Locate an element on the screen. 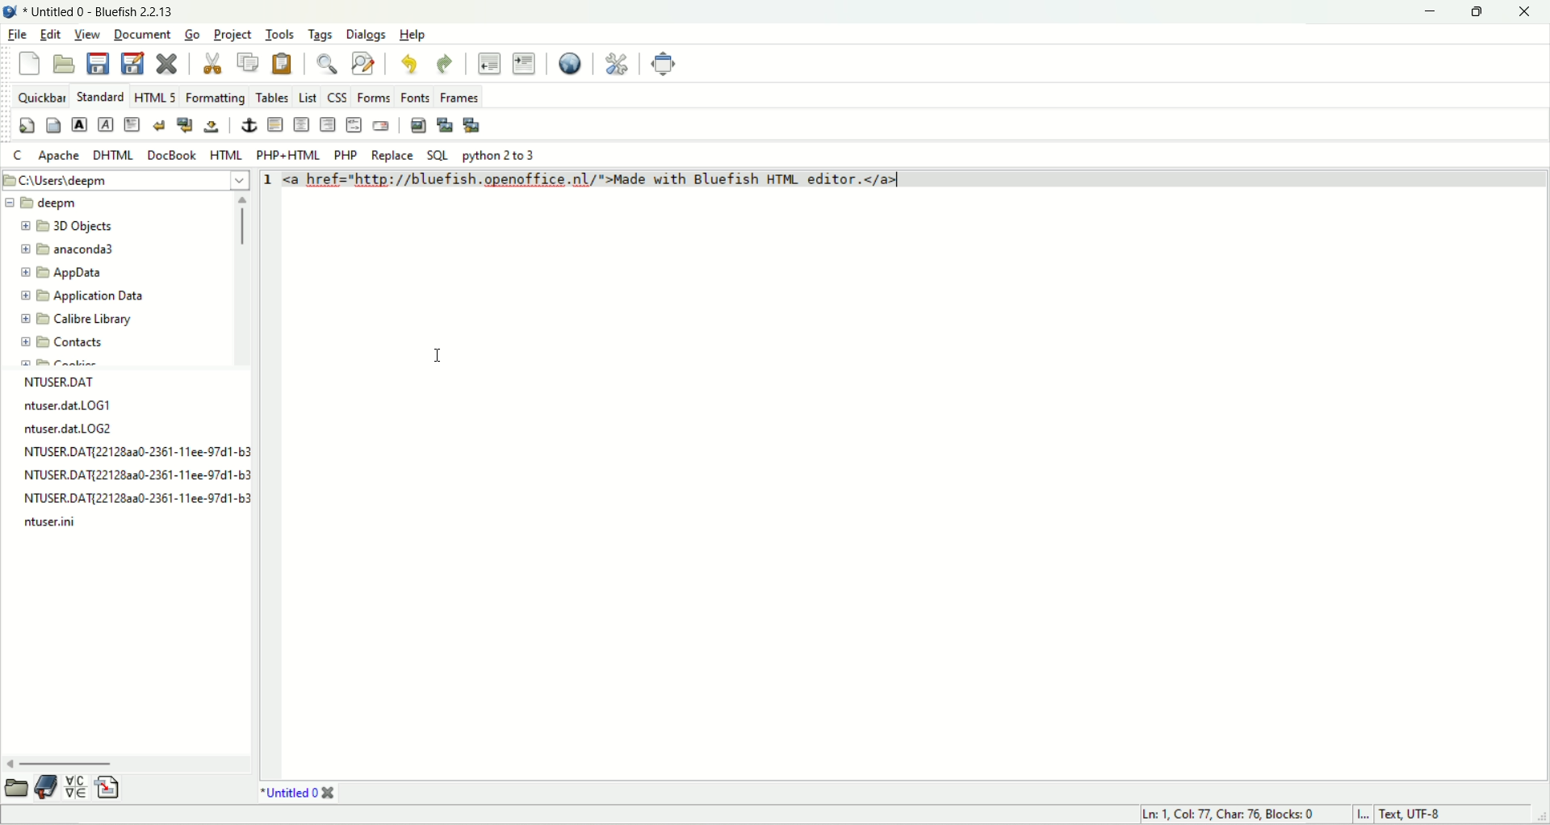 Image resolution: width=1550 pixels, height=825 pixels. break is located at coordinates (158, 123).